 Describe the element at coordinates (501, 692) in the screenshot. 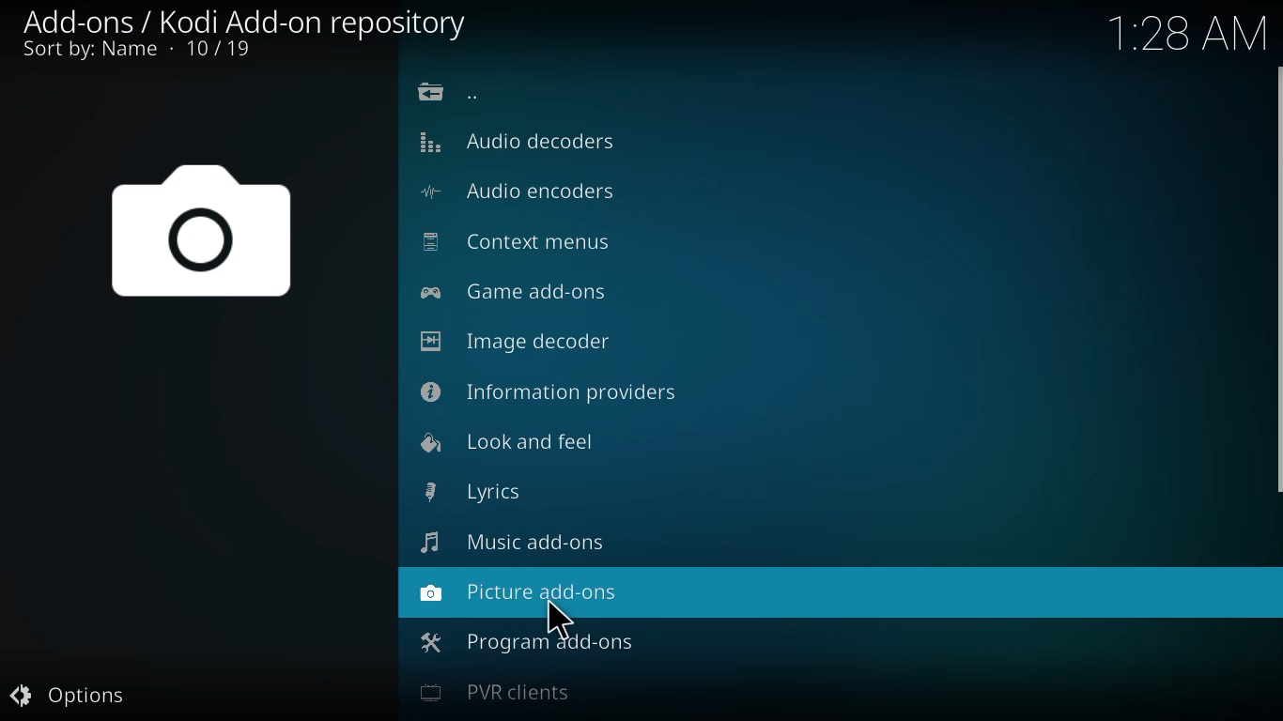

I see `pvr clients` at that location.